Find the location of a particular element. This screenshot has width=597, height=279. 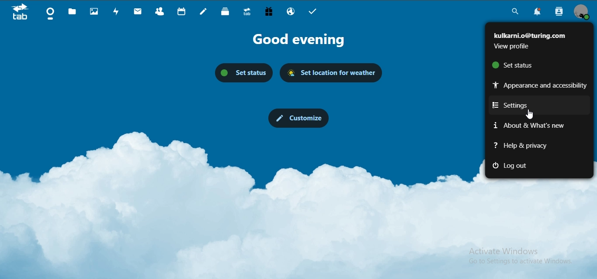

tasks is located at coordinates (316, 12).